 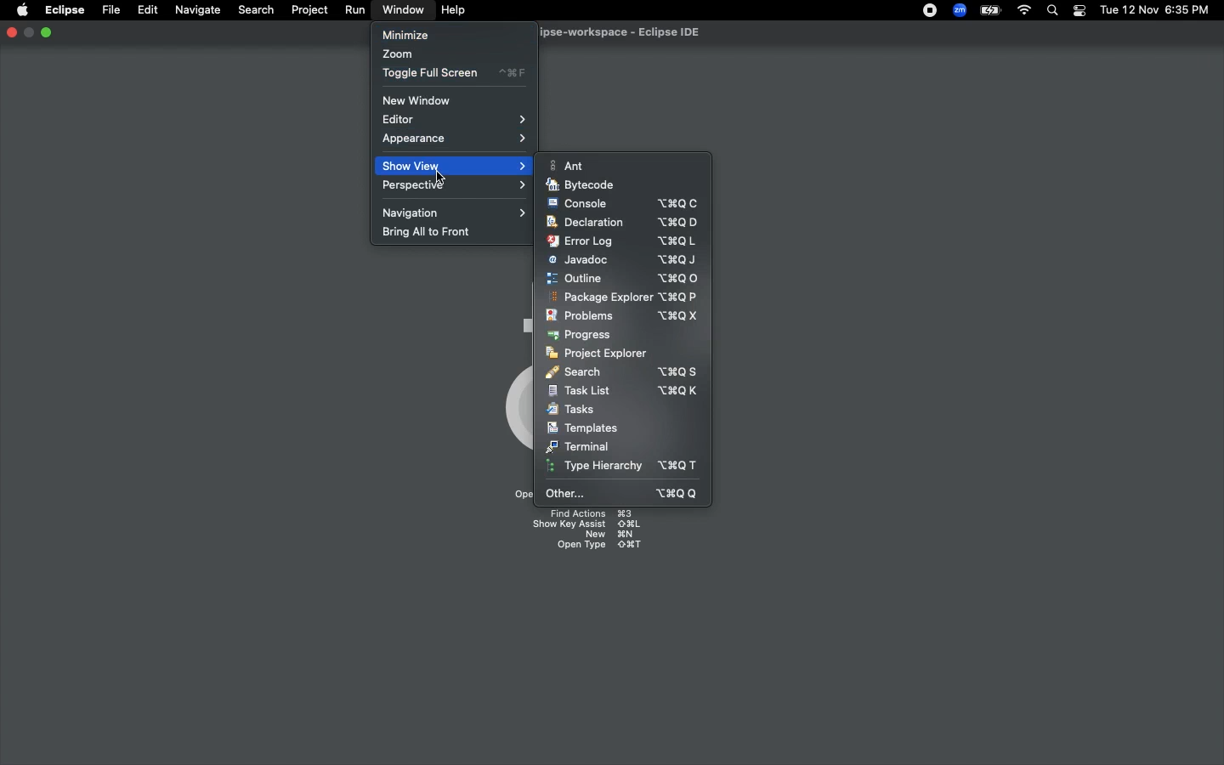 What do you see at coordinates (960, 10) in the screenshot?
I see `Zoom` at bounding box center [960, 10].